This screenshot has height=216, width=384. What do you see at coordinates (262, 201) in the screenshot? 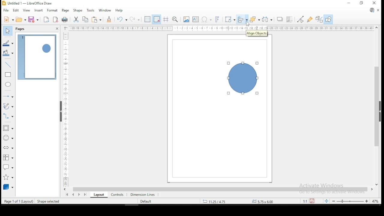
I see `5.75x6.00` at bounding box center [262, 201].